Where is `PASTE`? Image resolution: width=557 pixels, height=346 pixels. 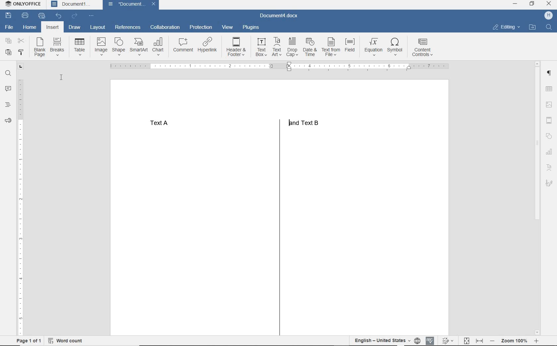 PASTE is located at coordinates (8, 52).